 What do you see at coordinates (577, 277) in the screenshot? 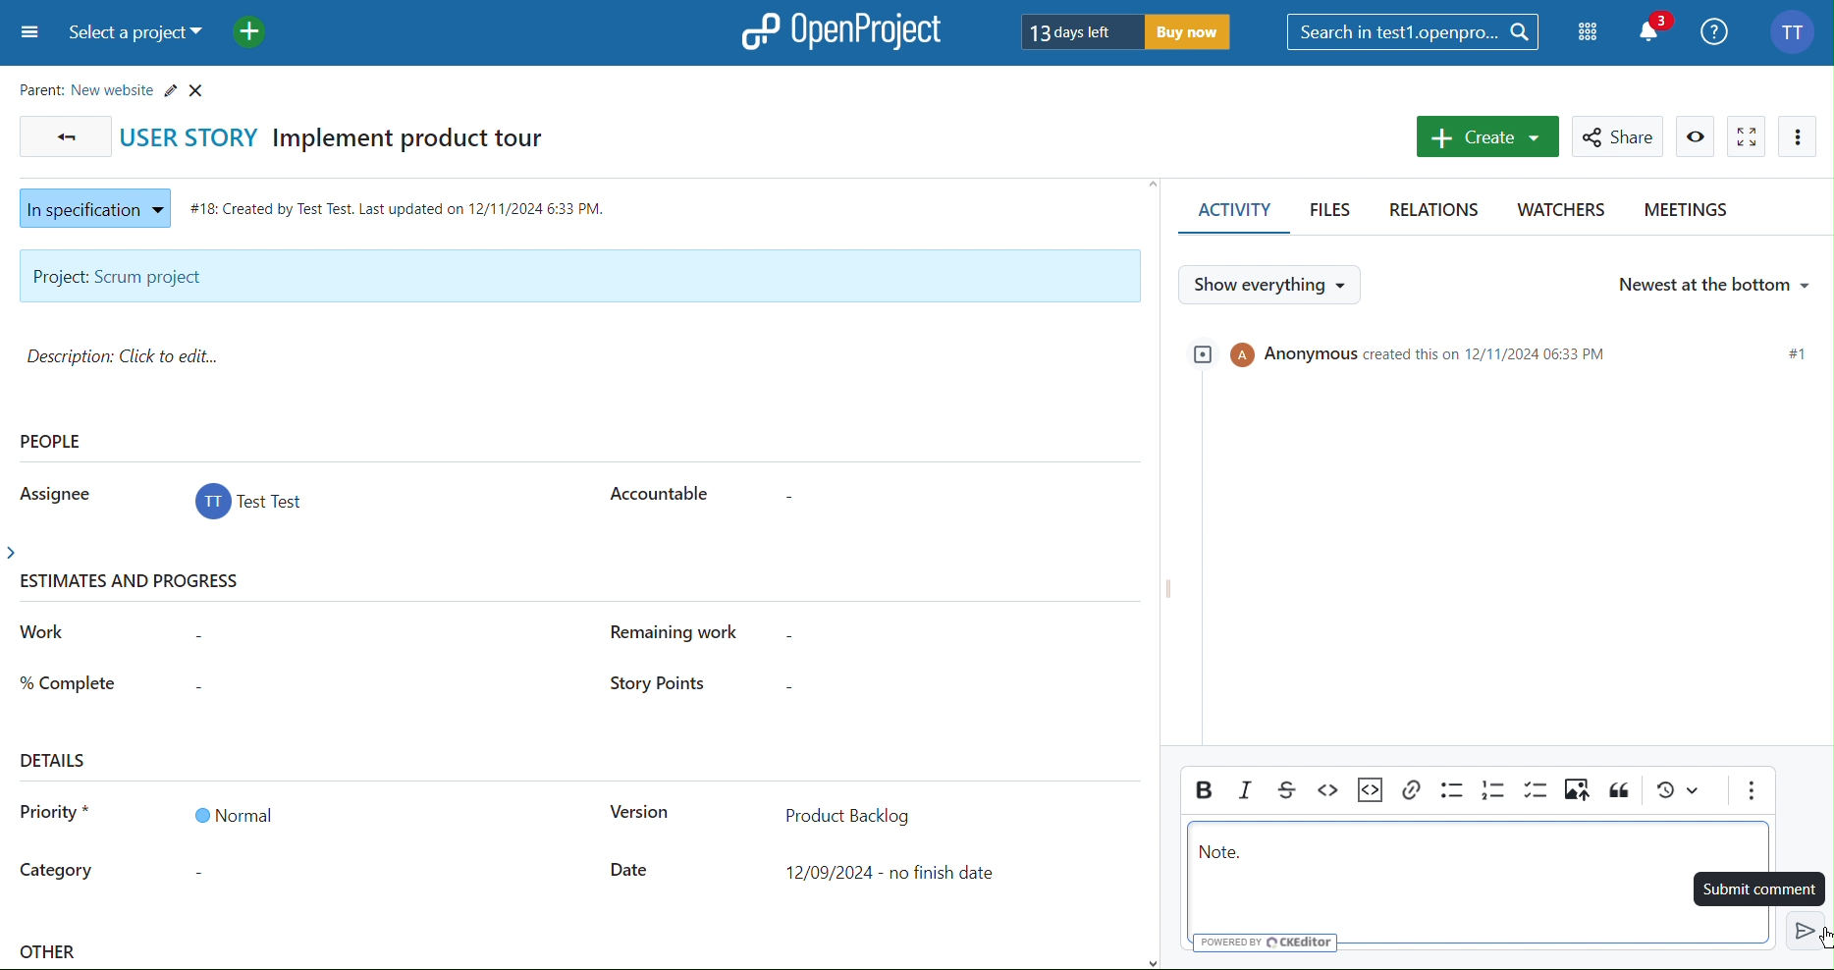
I see `Project: Scrum project` at bounding box center [577, 277].